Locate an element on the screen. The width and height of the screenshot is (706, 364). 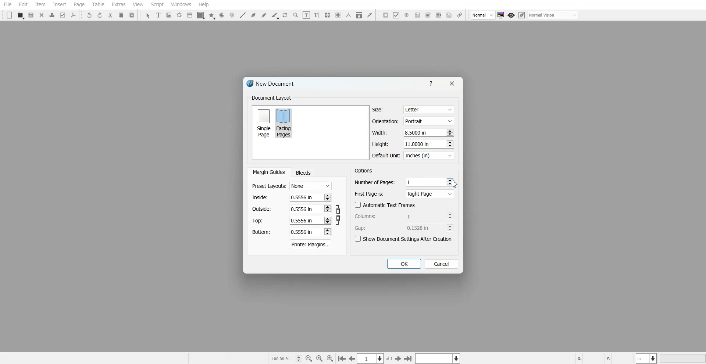
Edit in preview mode is located at coordinates (522, 15).